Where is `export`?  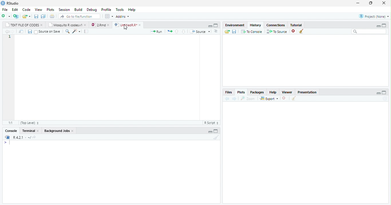 export is located at coordinates (268, 99).